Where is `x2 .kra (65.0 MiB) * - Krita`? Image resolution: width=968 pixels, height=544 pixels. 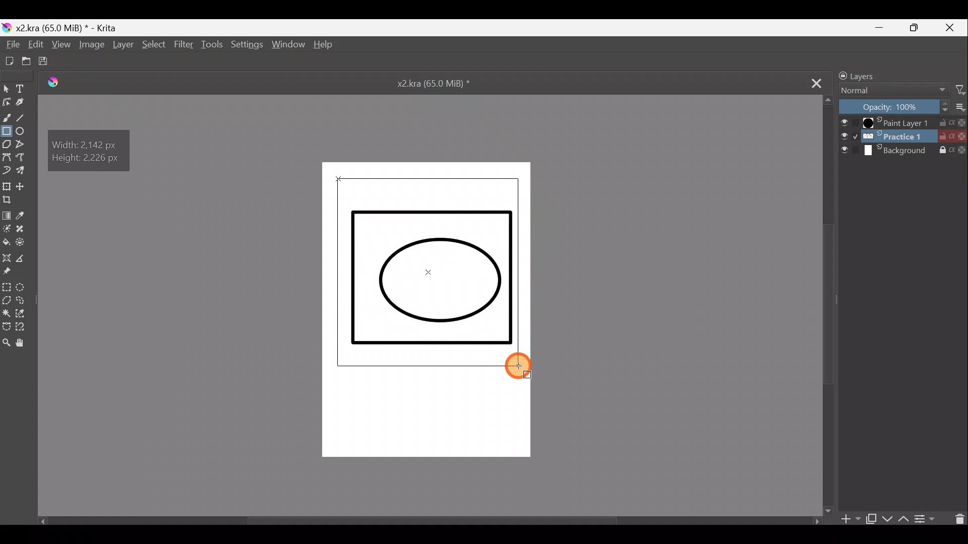 x2 .kra (65.0 MiB) * - Krita is located at coordinates (75, 28).